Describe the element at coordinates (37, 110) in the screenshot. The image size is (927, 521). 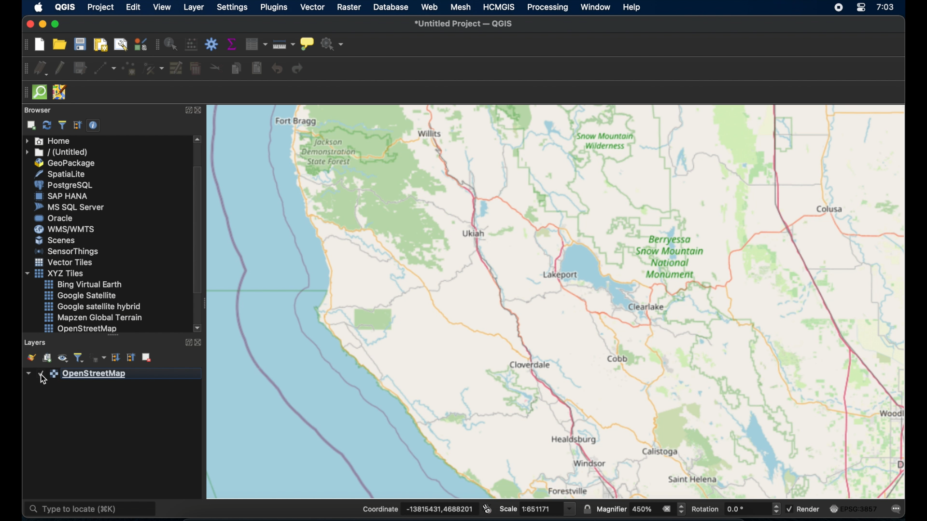
I see `browser` at that location.